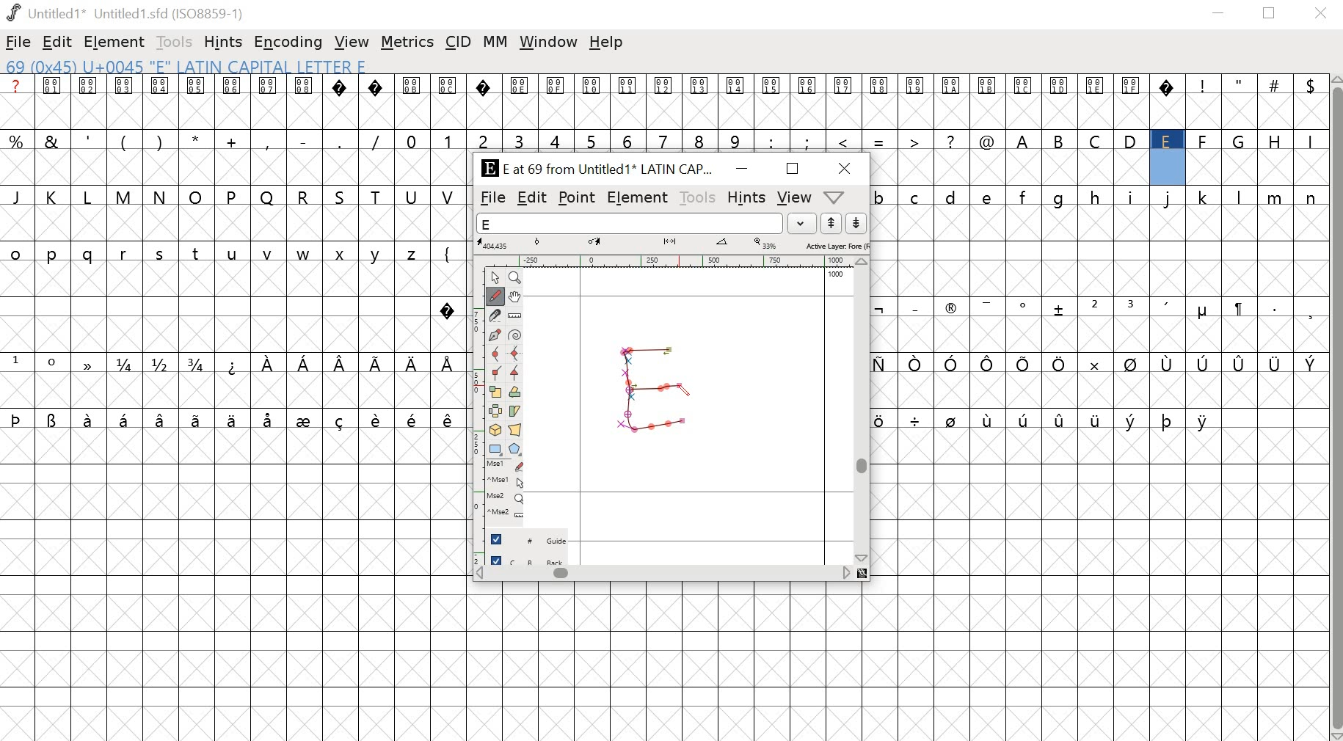  Describe the element at coordinates (1102, 252) in the screenshot. I see `empty cells` at that location.